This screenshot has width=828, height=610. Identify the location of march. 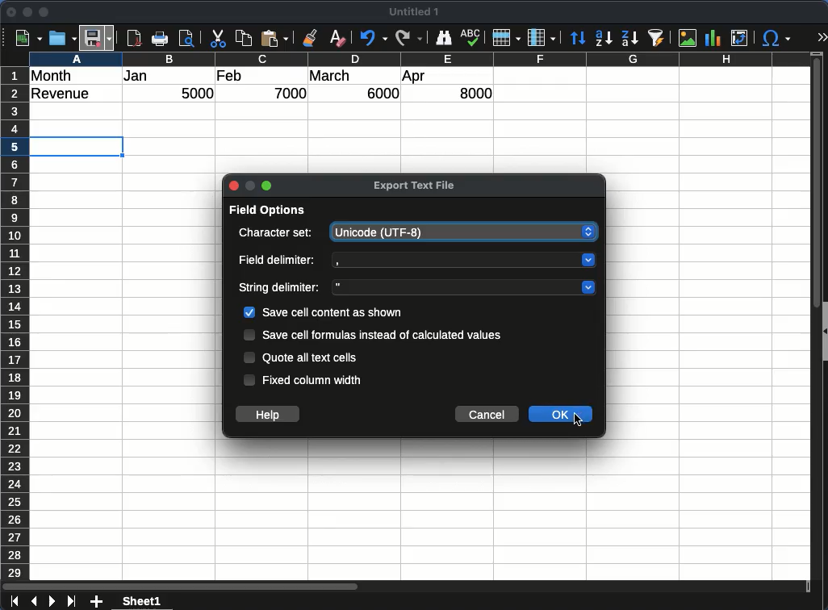
(330, 76).